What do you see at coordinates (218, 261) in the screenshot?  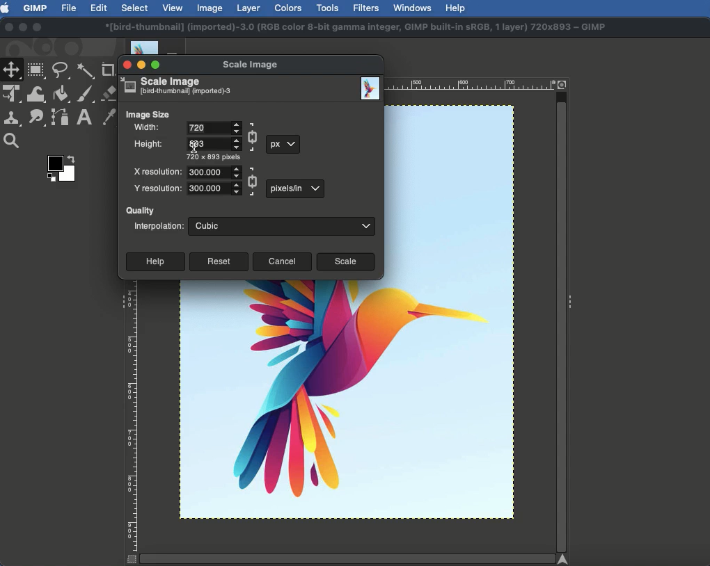 I see `Reset` at bounding box center [218, 261].